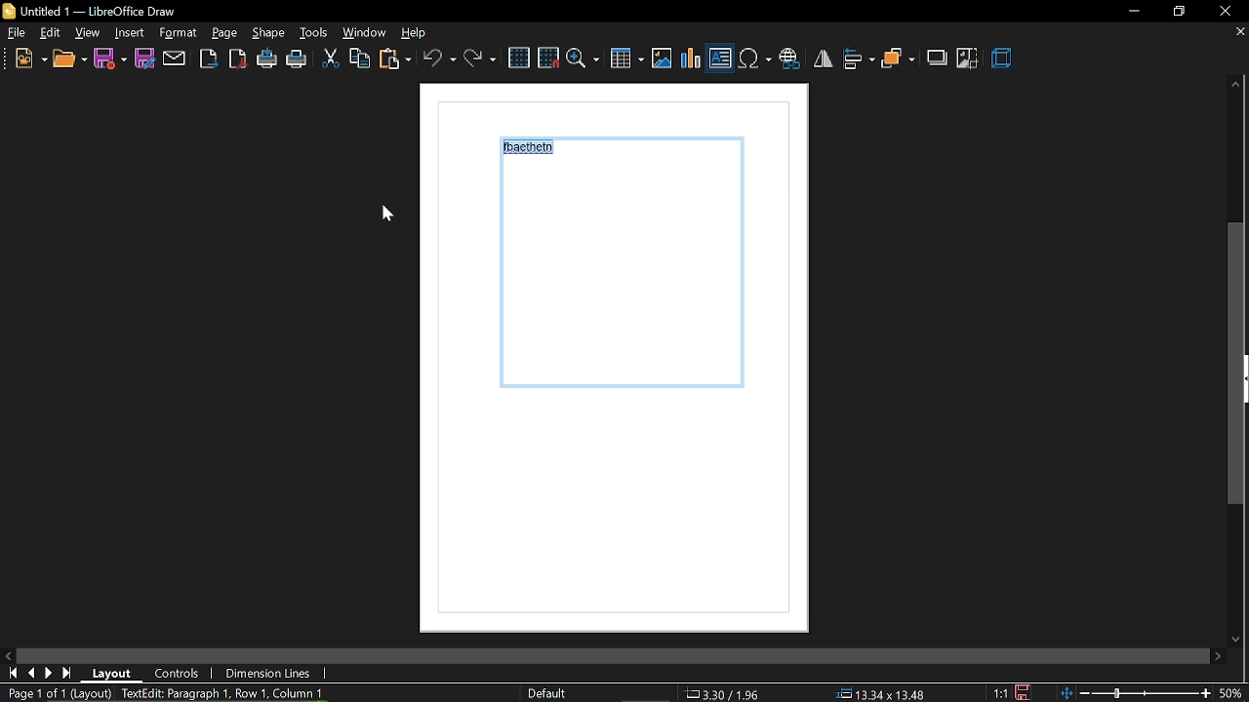  Describe the element at coordinates (630, 366) in the screenshot. I see `Current page` at that location.